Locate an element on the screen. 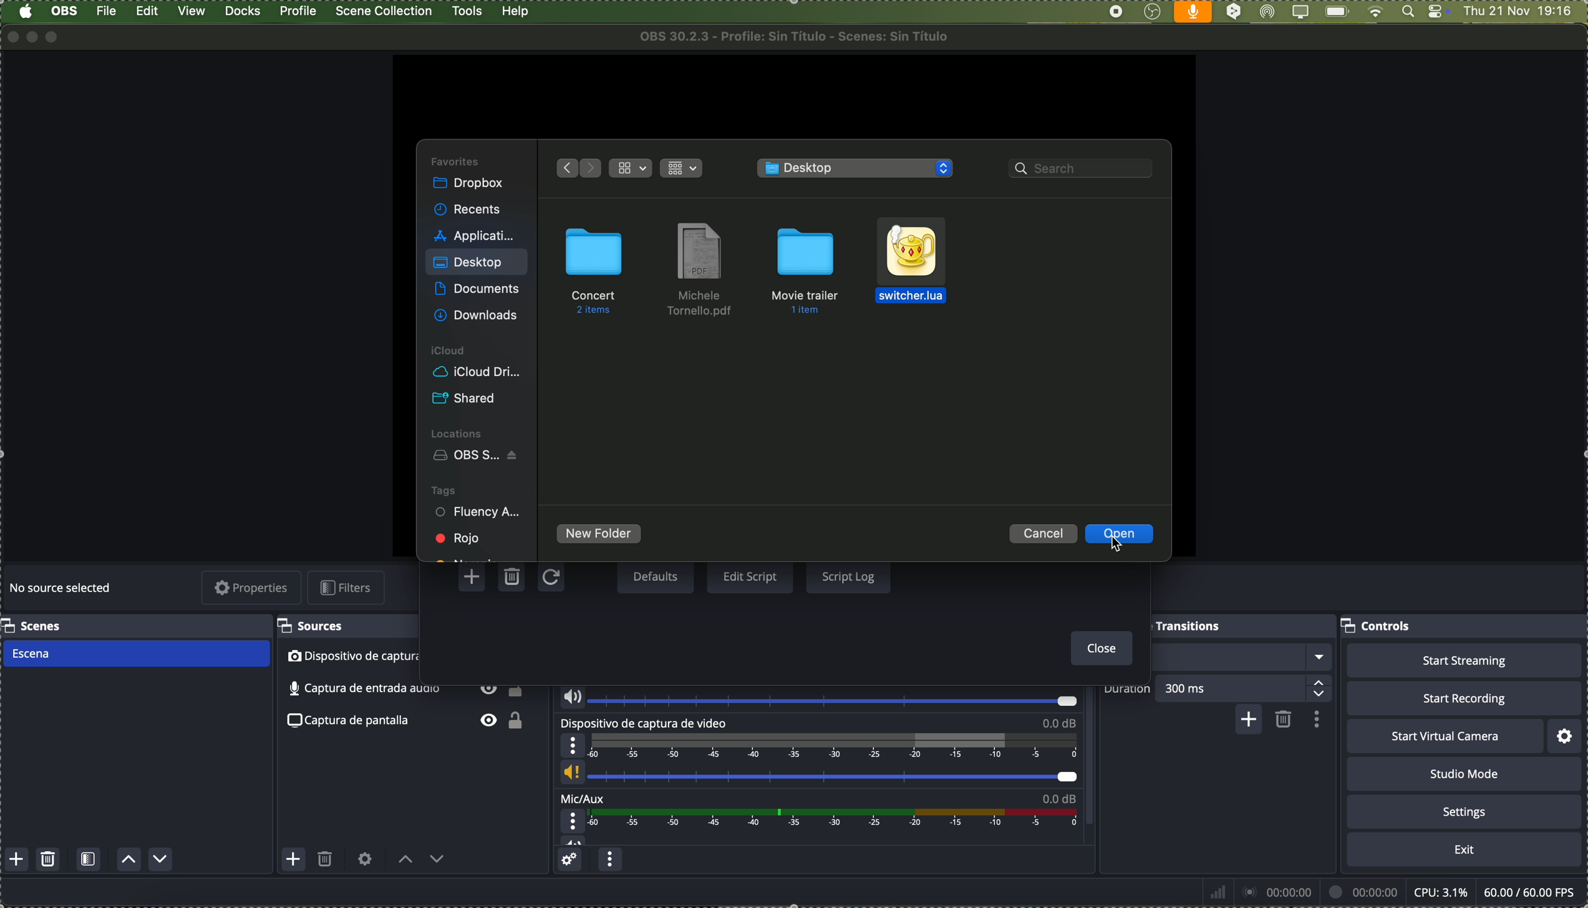  click on desktop is located at coordinates (469, 265).